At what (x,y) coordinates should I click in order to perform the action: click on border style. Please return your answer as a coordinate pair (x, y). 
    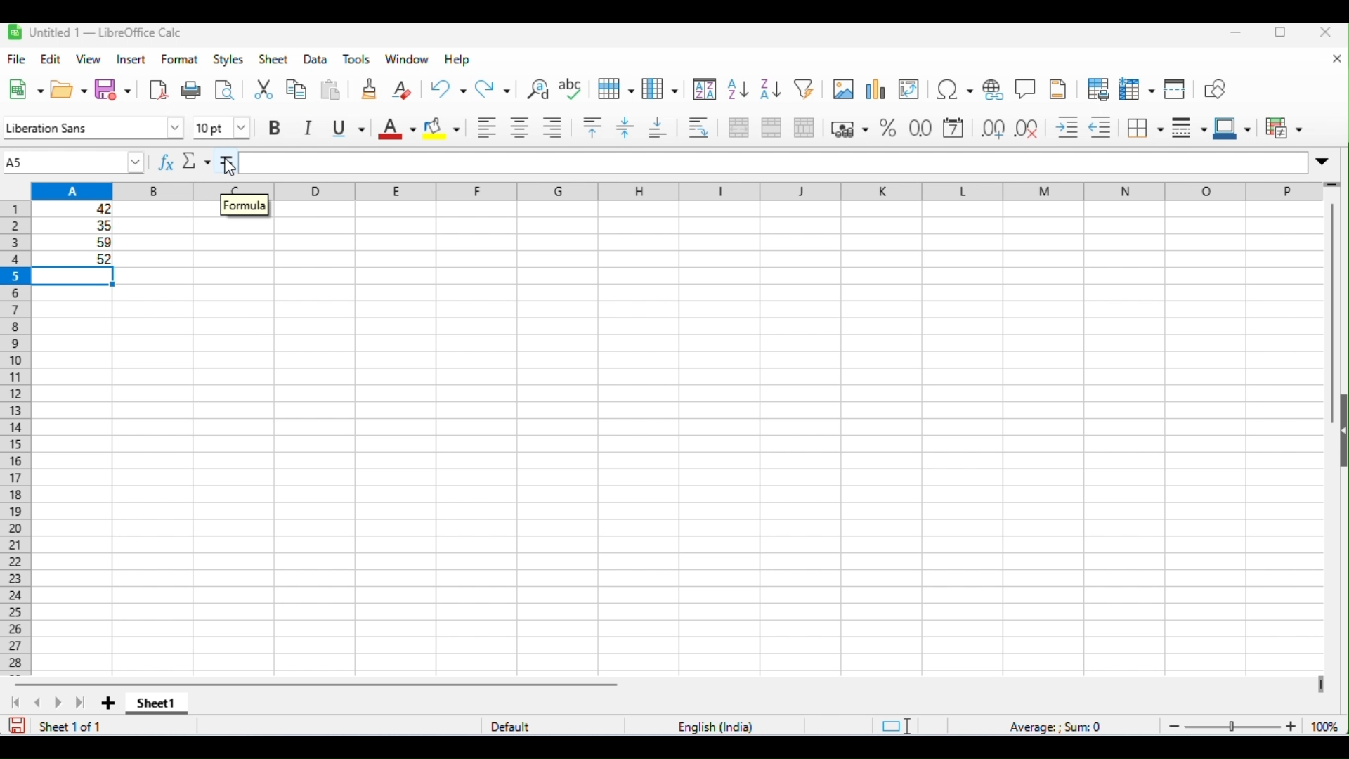
    Looking at the image, I should click on (1186, 129).